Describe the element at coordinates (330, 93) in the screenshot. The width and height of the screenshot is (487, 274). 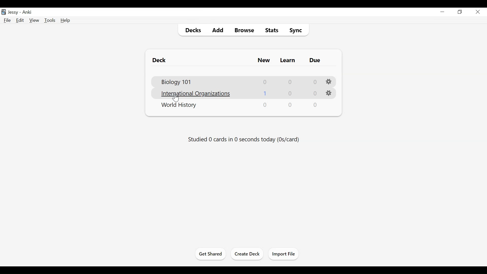
I see `Settings ` at that location.